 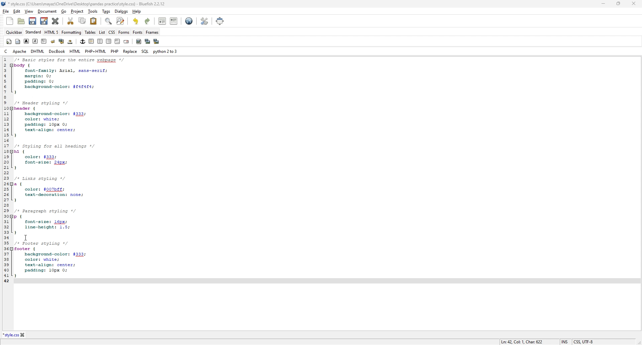 What do you see at coordinates (44, 41) in the screenshot?
I see `paragraph` at bounding box center [44, 41].